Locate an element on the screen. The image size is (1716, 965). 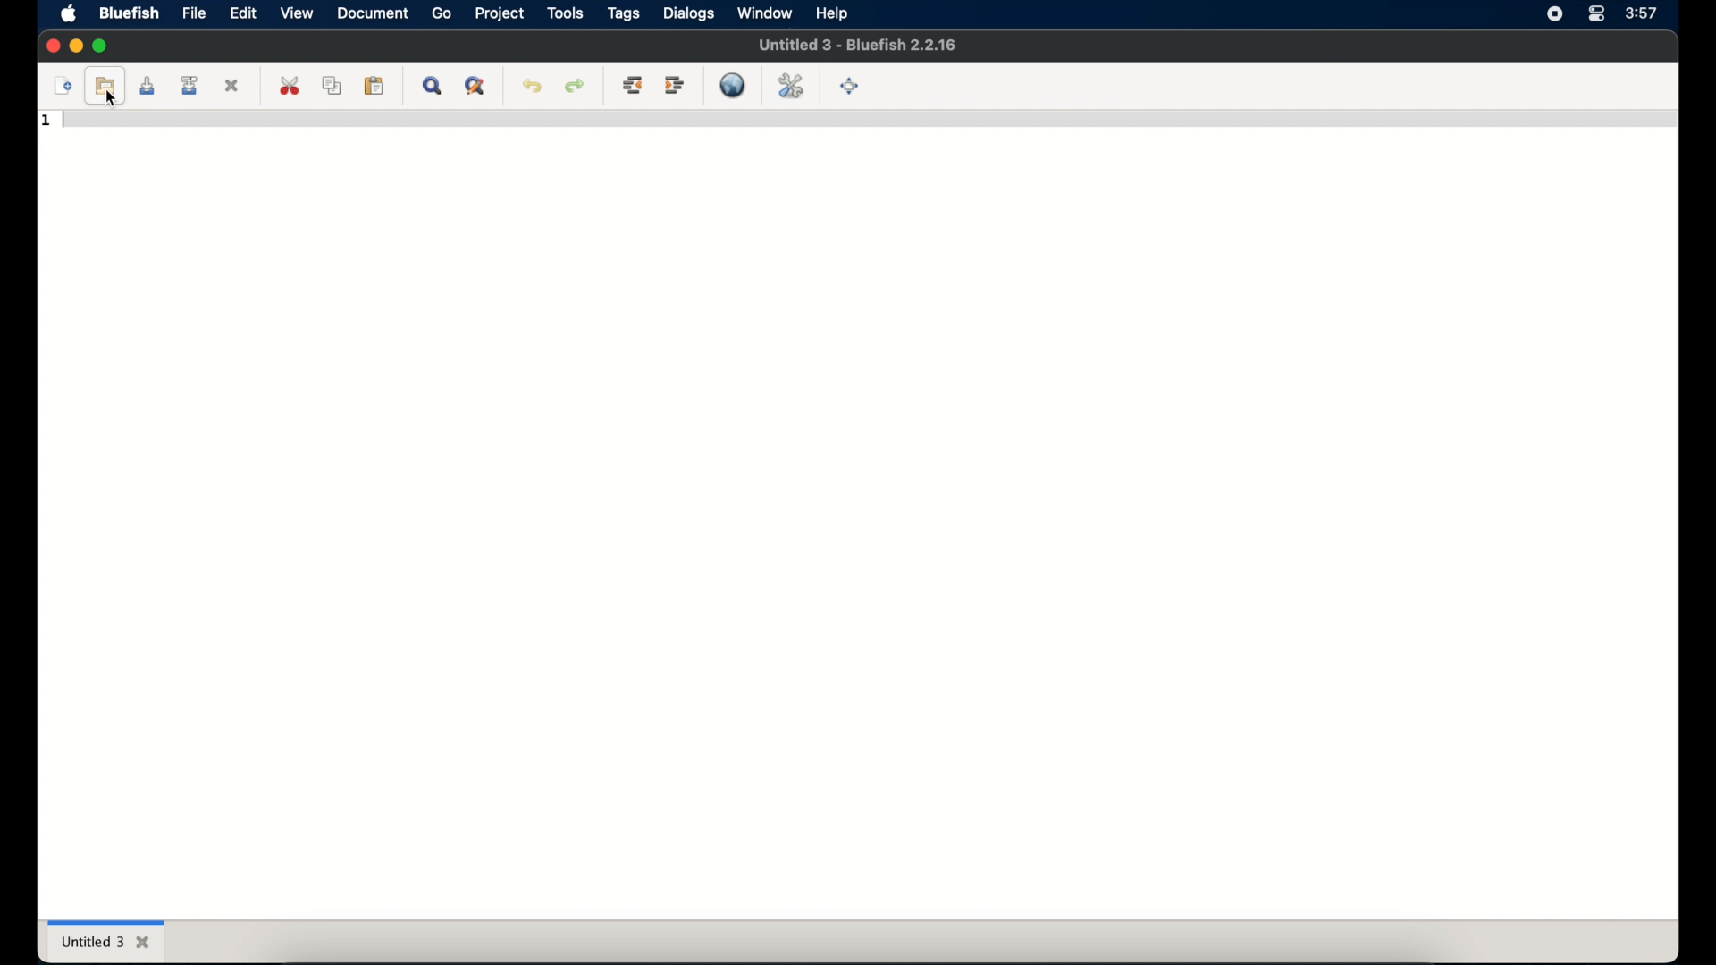
control center is located at coordinates (1596, 14).